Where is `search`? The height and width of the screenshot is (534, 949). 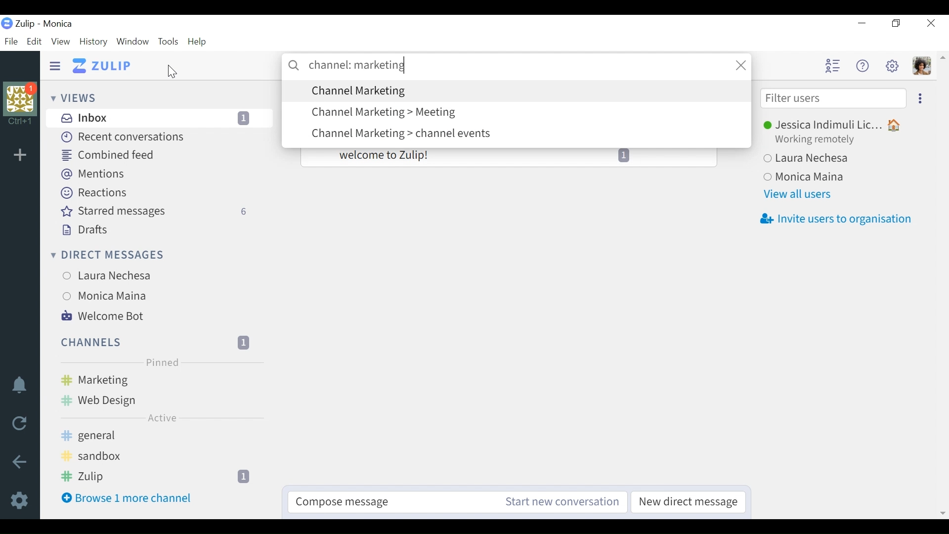
search is located at coordinates (517, 66).